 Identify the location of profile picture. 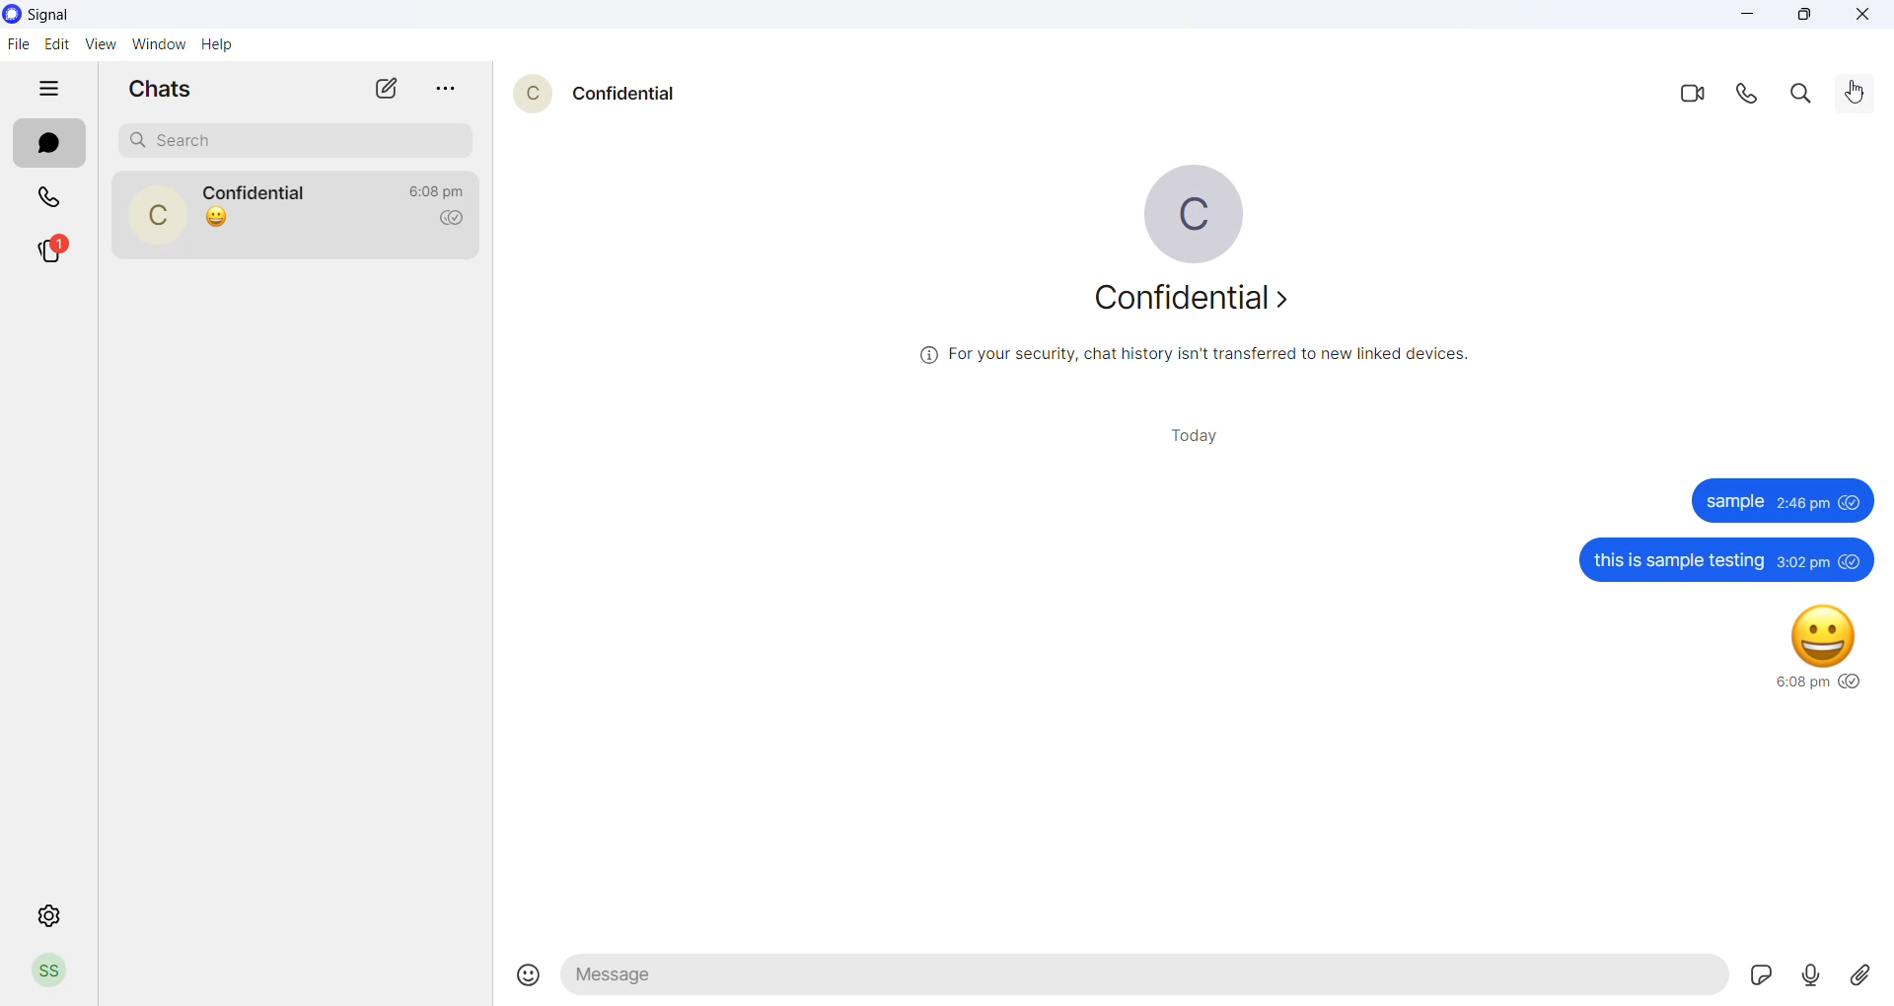
(155, 215).